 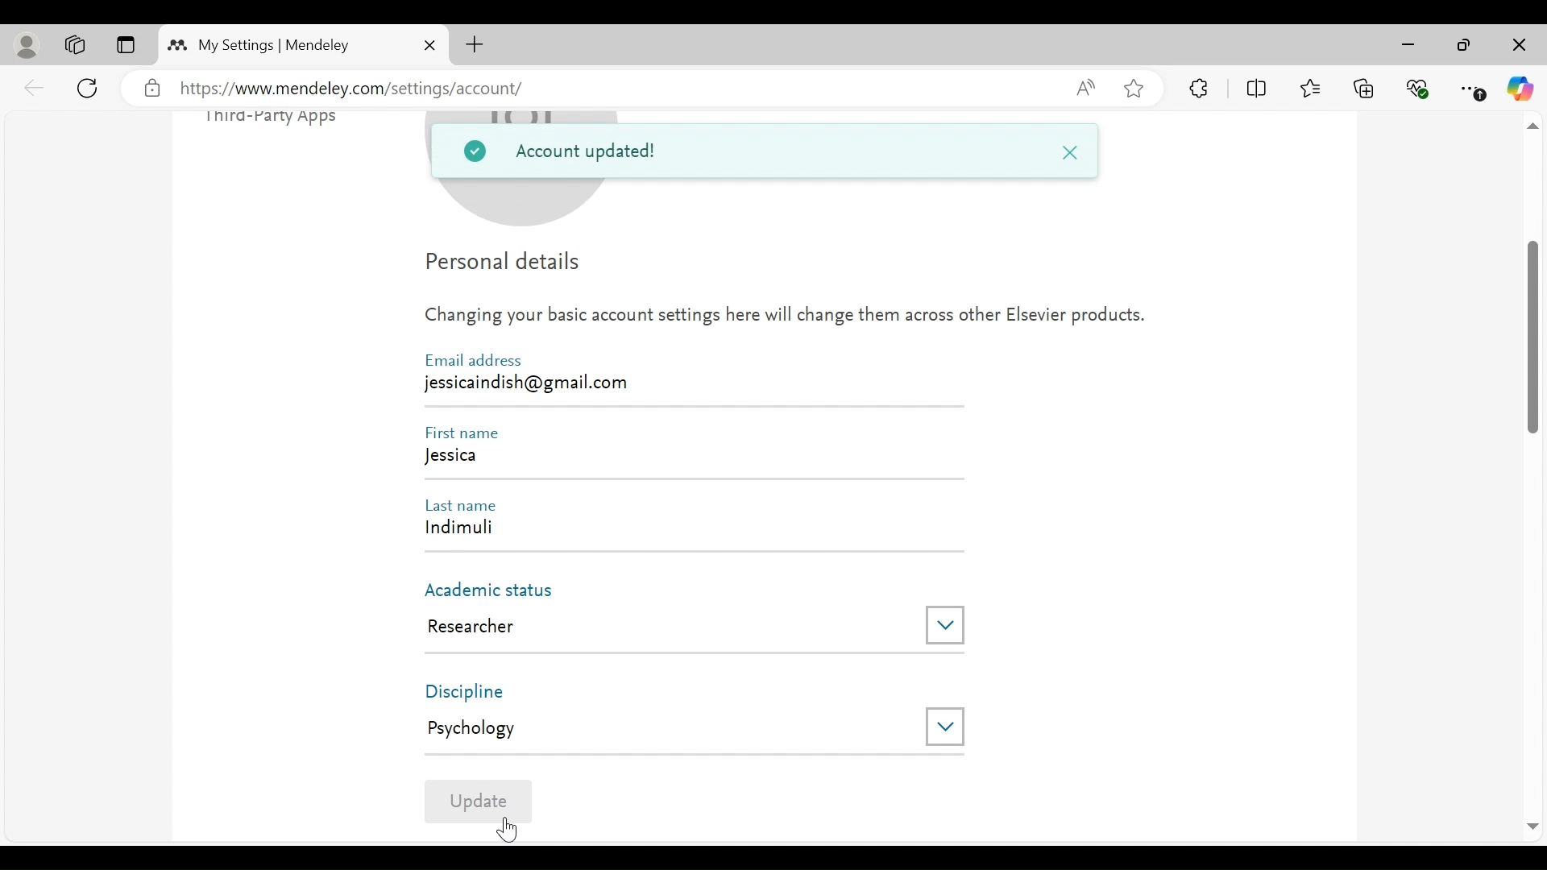 What do you see at coordinates (509, 826) in the screenshot?
I see `Cursor` at bounding box center [509, 826].